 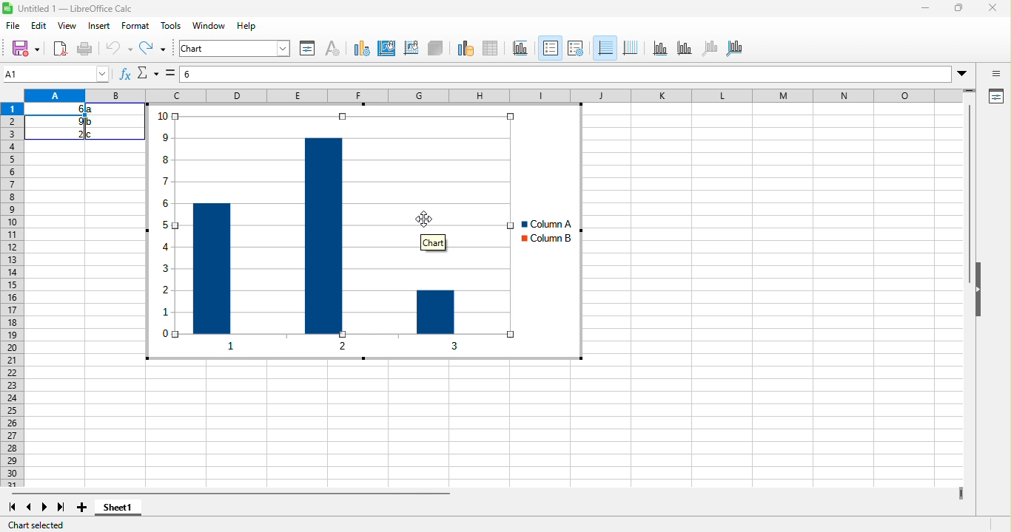 I want to click on row headings, so click(x=15, y=296).